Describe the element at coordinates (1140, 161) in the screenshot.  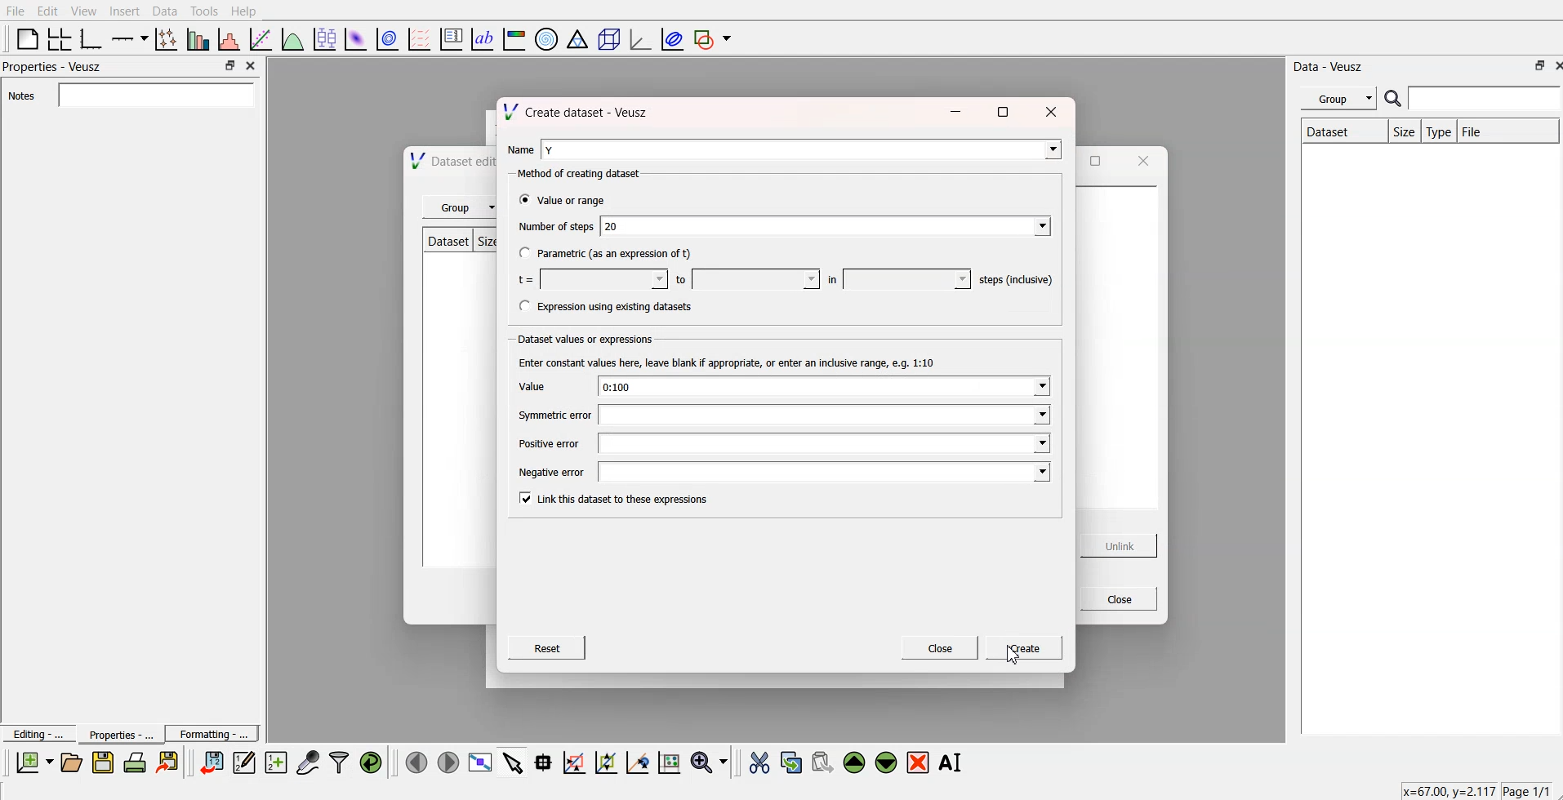
I see `close` at that location.